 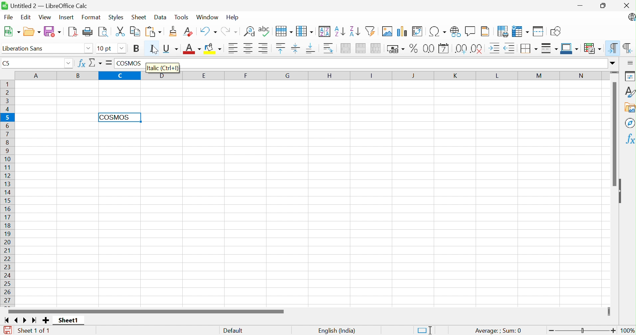 What do you see at coordinates (108, 63) in the screenshot?
I see `Formula` at bounding box center [108, 63].